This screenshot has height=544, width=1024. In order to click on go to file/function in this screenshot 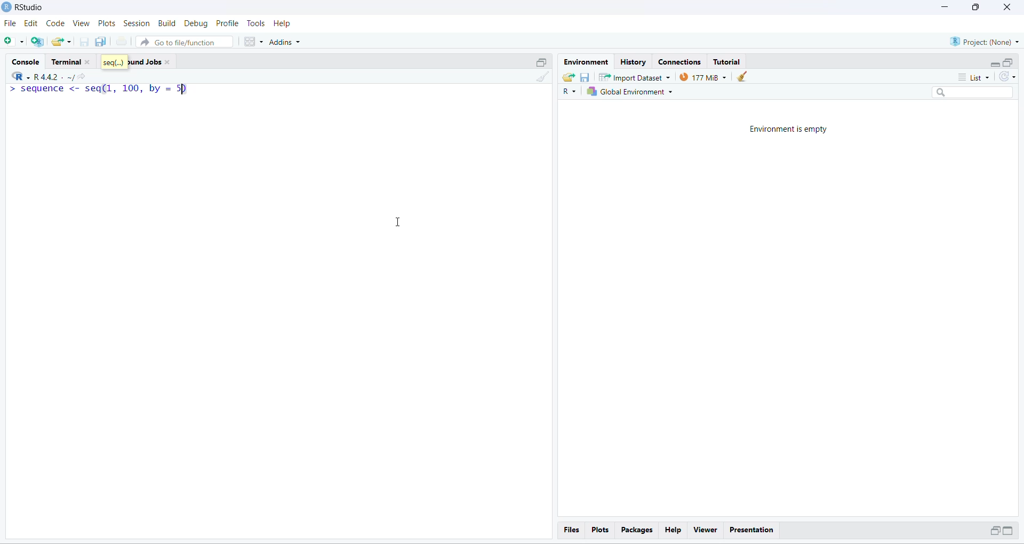, I will do `click(184, 42)`.